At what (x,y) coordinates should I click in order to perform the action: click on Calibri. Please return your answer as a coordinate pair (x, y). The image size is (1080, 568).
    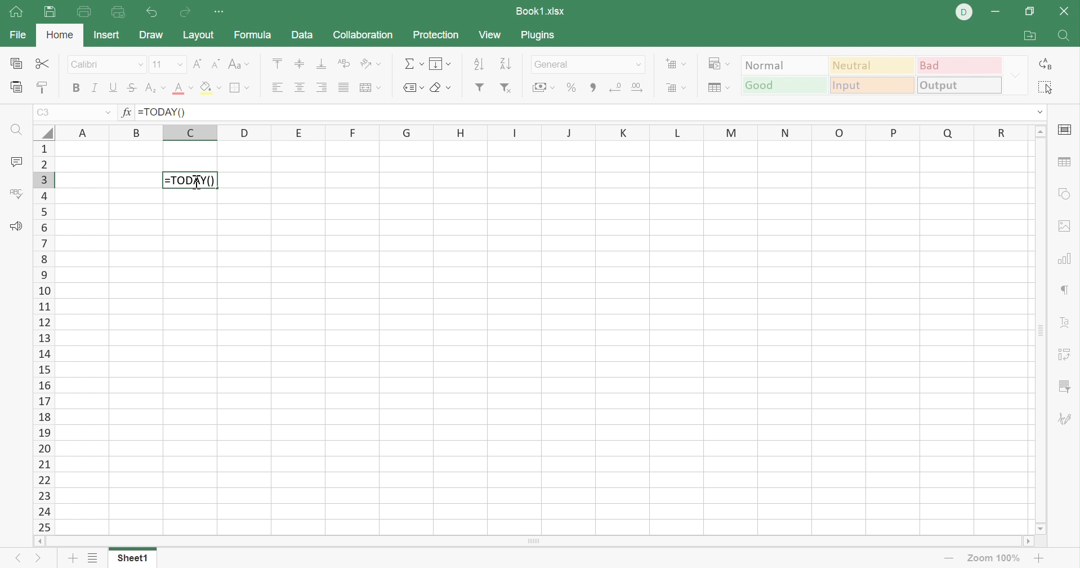
    Looking at the image, I should click on (87, 64).